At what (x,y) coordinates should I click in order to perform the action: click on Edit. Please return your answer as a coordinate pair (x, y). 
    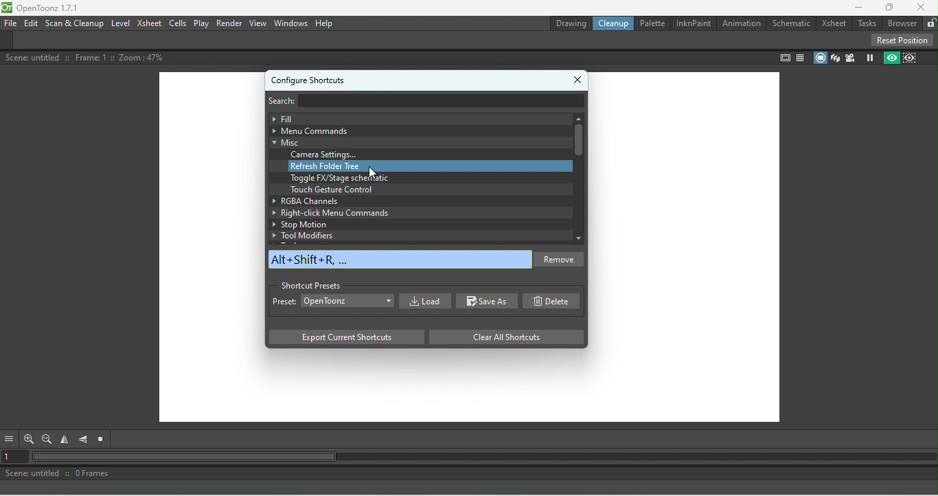
    Looking at the image, I should click on (30, 23).